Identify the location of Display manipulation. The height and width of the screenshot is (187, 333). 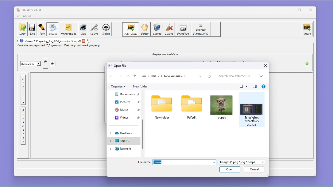
(164, 54).